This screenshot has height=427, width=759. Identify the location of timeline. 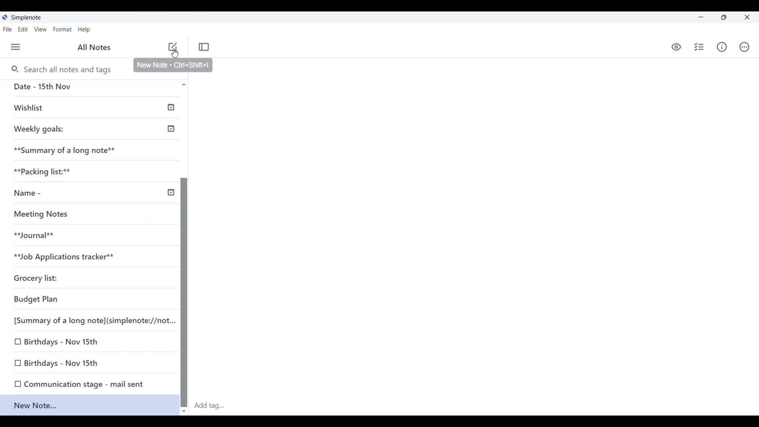
(172, 129).